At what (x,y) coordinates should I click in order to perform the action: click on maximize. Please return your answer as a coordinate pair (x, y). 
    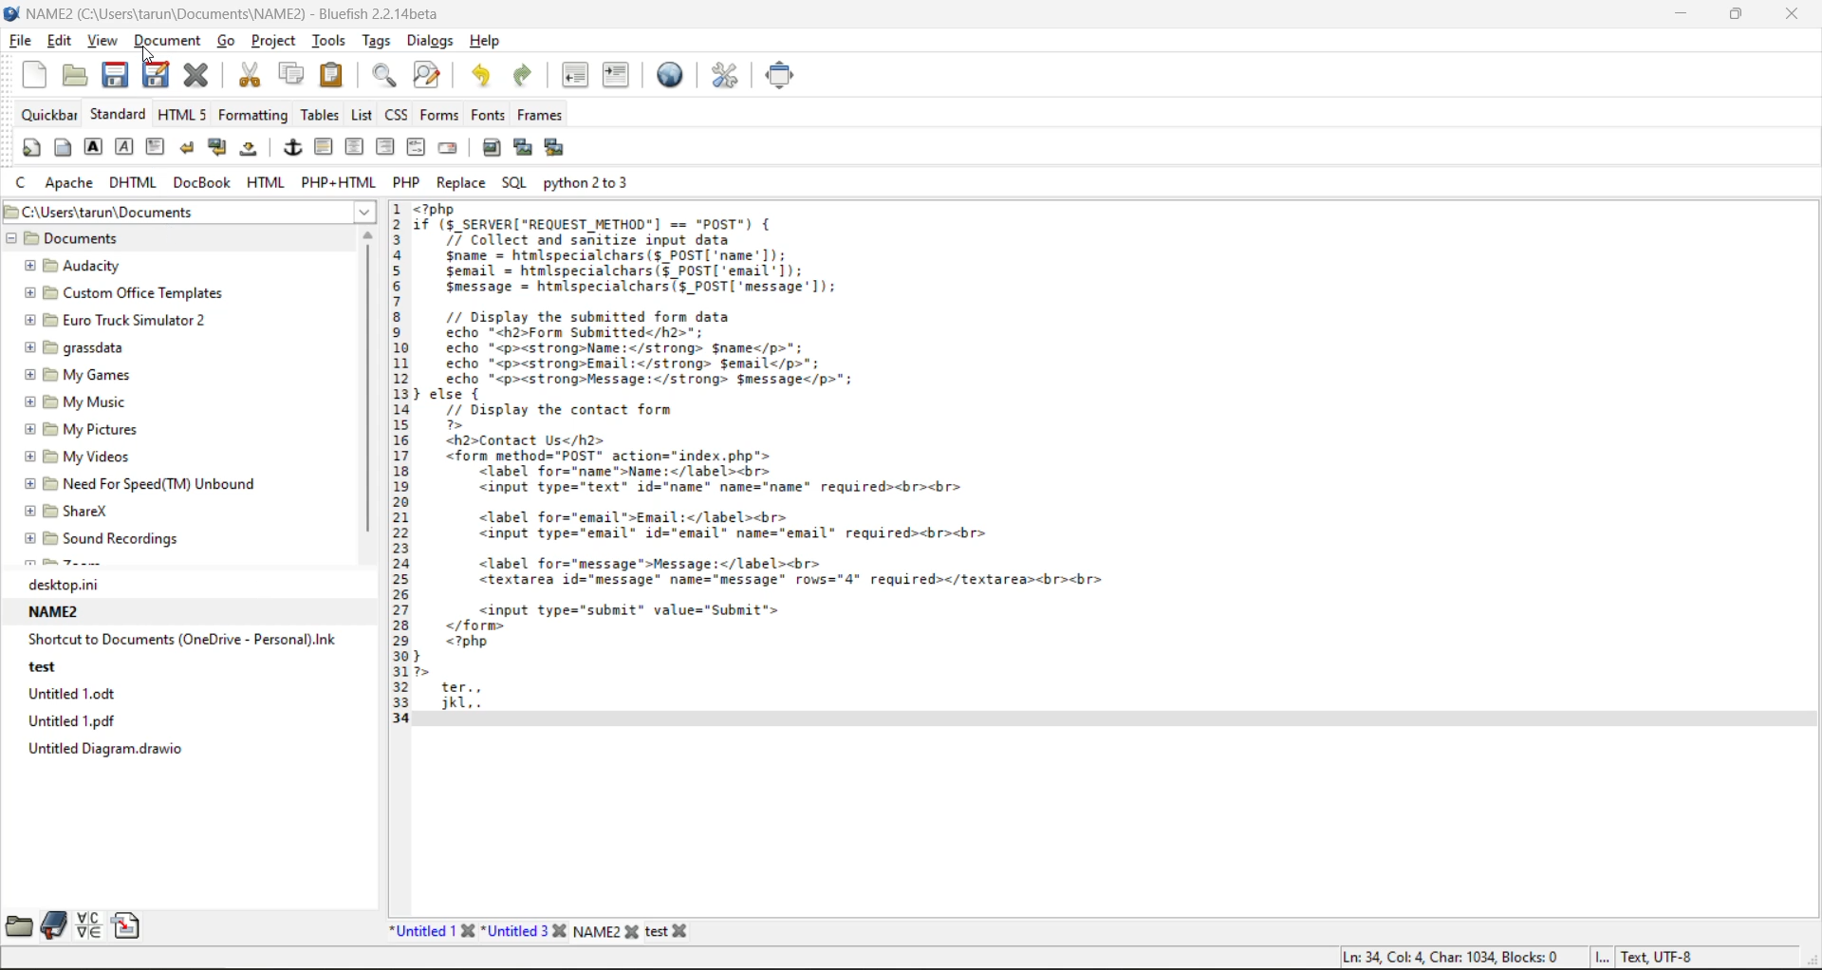
    Looking at the image, I should click on (1735, 16).